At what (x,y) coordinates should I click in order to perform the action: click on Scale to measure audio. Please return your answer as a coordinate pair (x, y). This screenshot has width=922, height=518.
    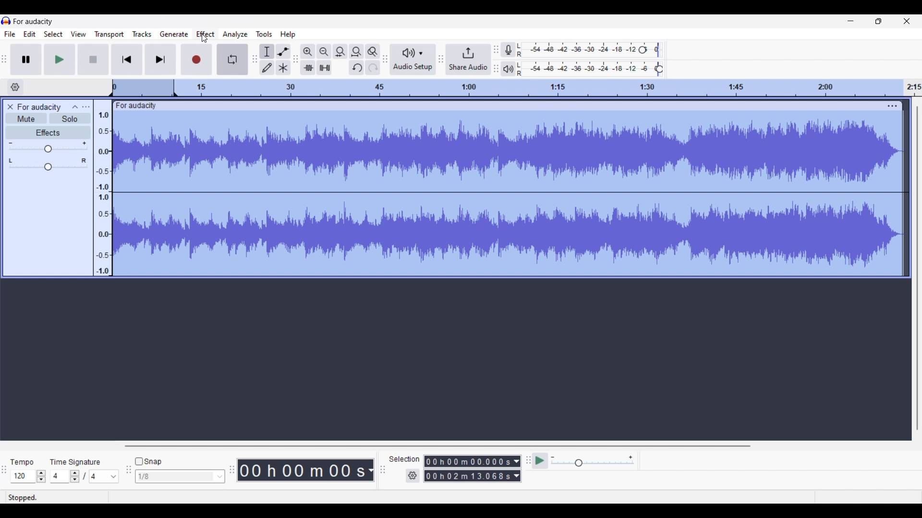
    Looking at the image, I should click on (103, 188).